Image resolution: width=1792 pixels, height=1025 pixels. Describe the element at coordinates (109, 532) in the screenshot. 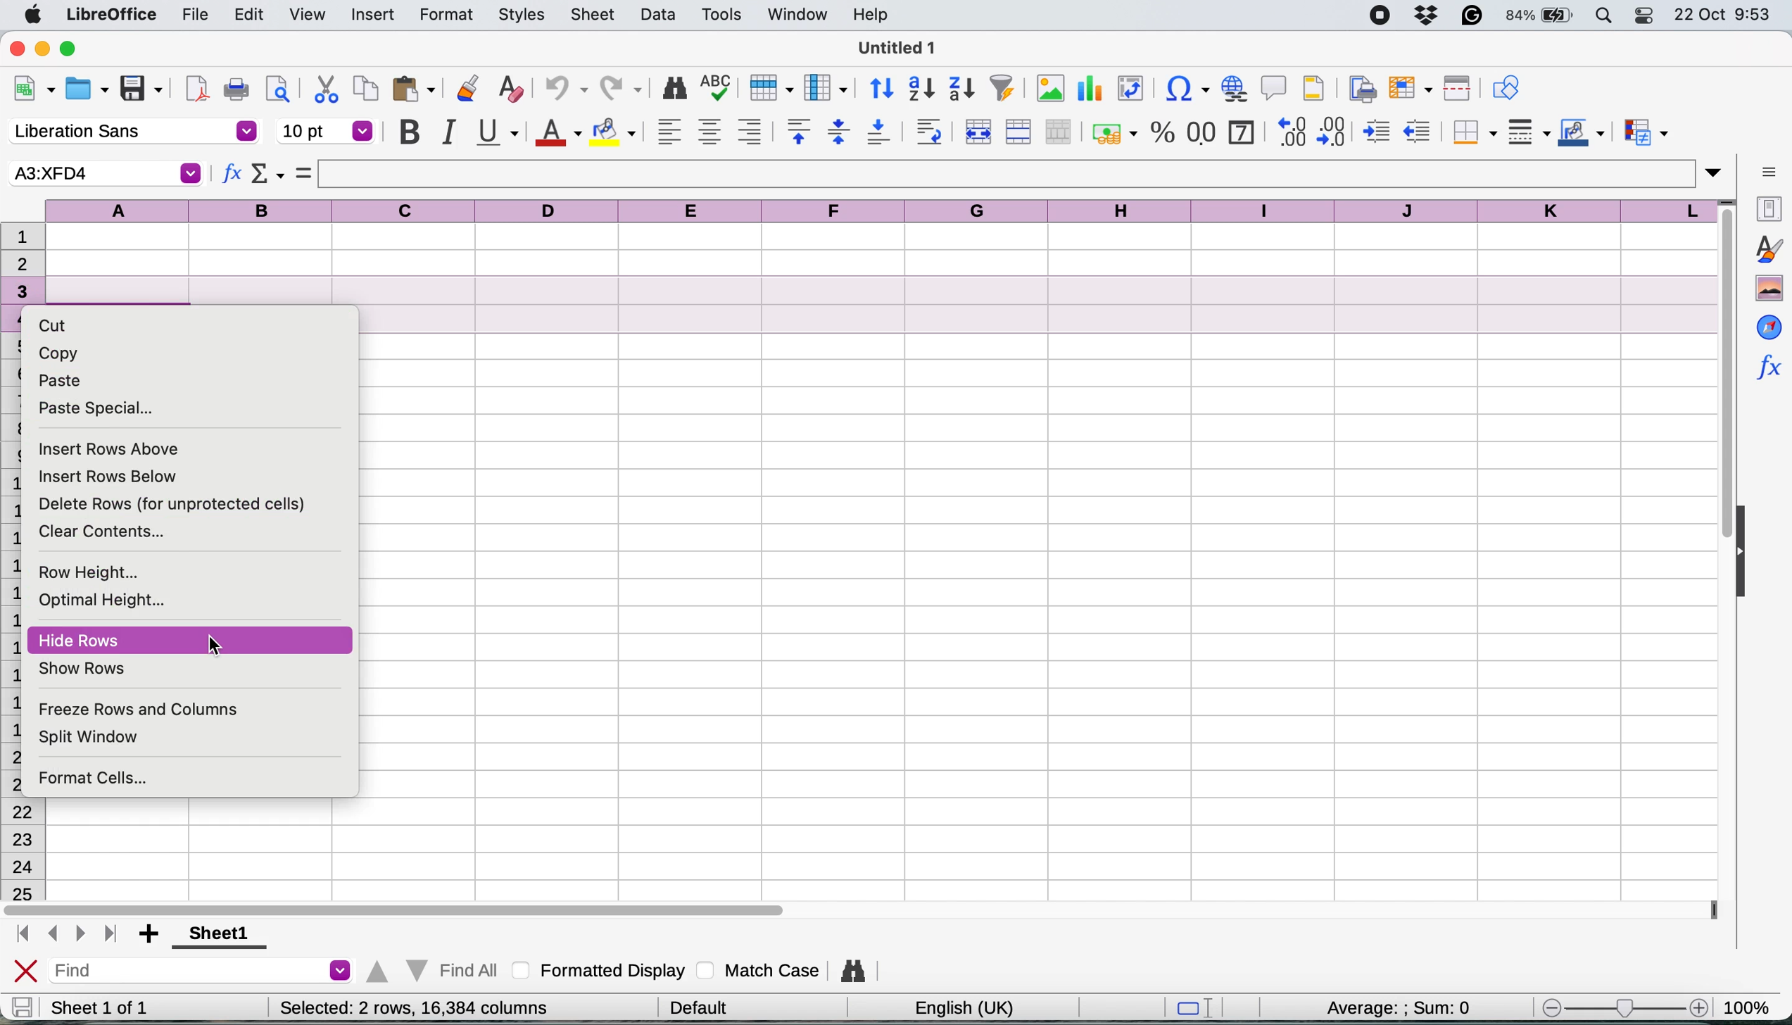

I see `clear contents` at that location.